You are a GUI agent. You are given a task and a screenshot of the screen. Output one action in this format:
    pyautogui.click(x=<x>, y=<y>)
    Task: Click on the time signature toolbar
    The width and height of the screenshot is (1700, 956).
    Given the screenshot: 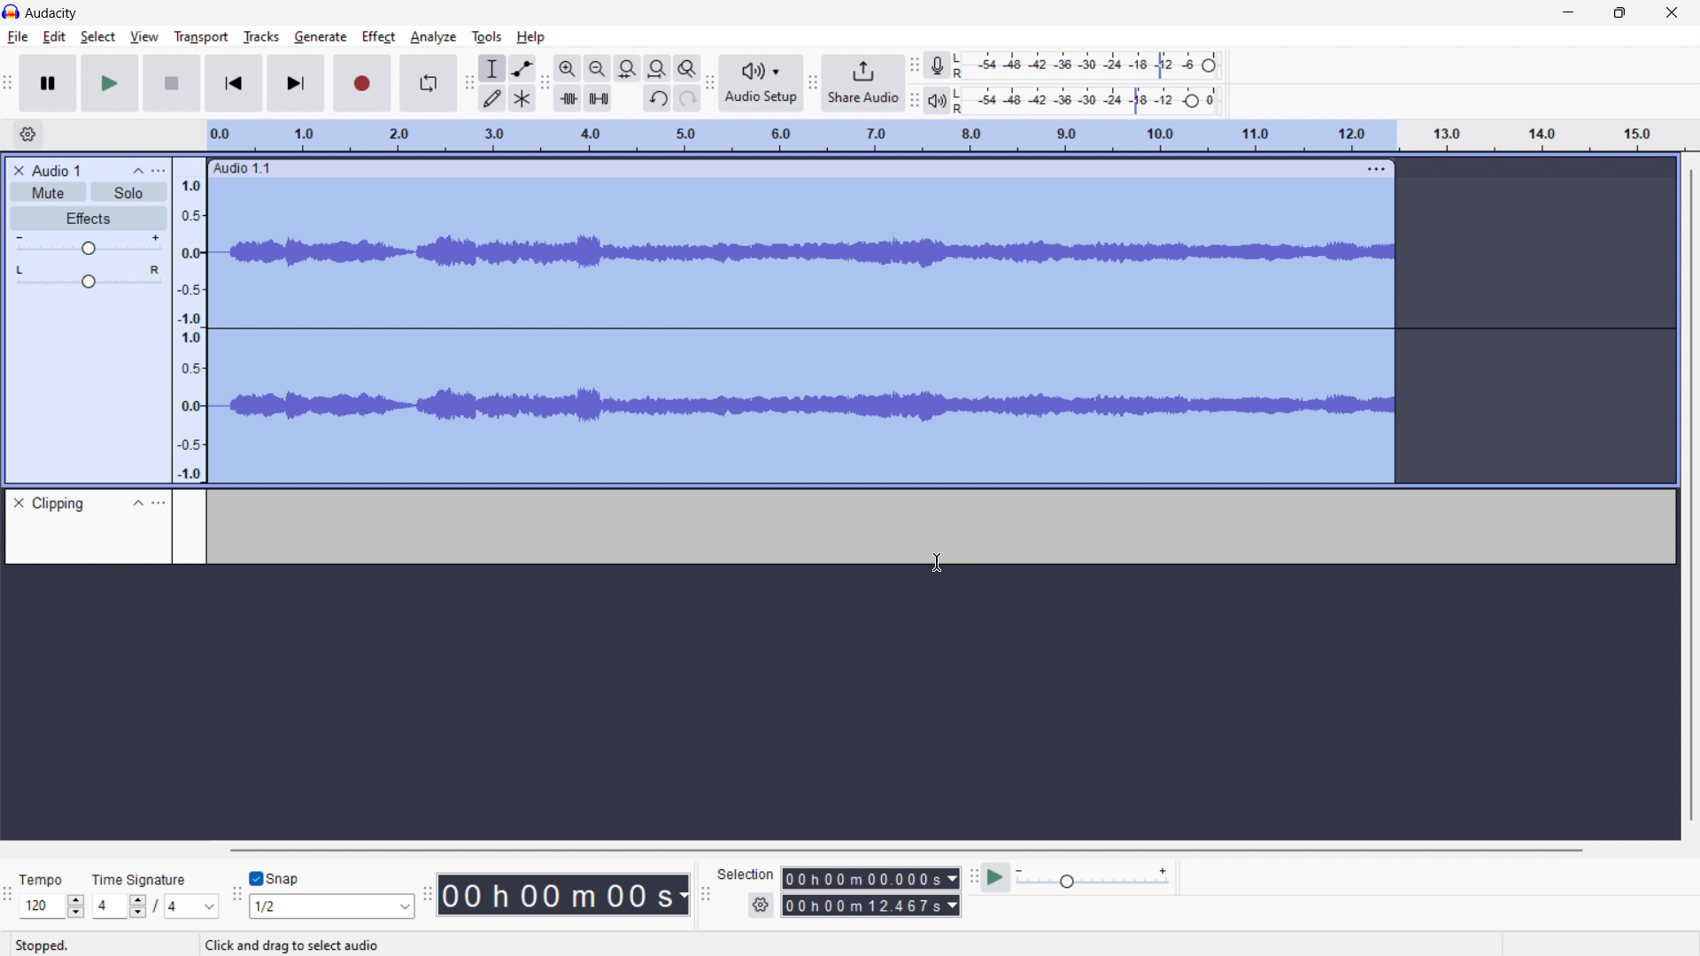 What is the action you would take?
    pyautogui.click(x=12, y=892)
    